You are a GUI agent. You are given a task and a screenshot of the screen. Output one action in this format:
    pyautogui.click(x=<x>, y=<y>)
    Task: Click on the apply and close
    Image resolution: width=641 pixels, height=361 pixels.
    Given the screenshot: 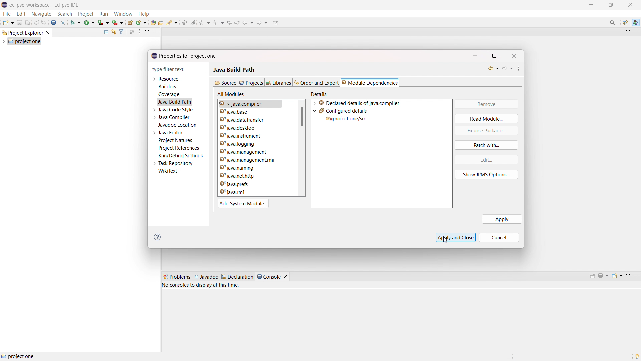 What is the action you would take?
    pyautogui.click(x=456, y=237)
    